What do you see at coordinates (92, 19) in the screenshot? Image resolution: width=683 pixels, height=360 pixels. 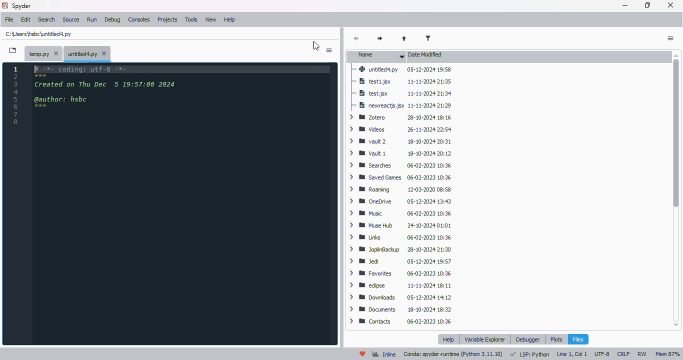 I see `run` at bounding box center [92, 19].